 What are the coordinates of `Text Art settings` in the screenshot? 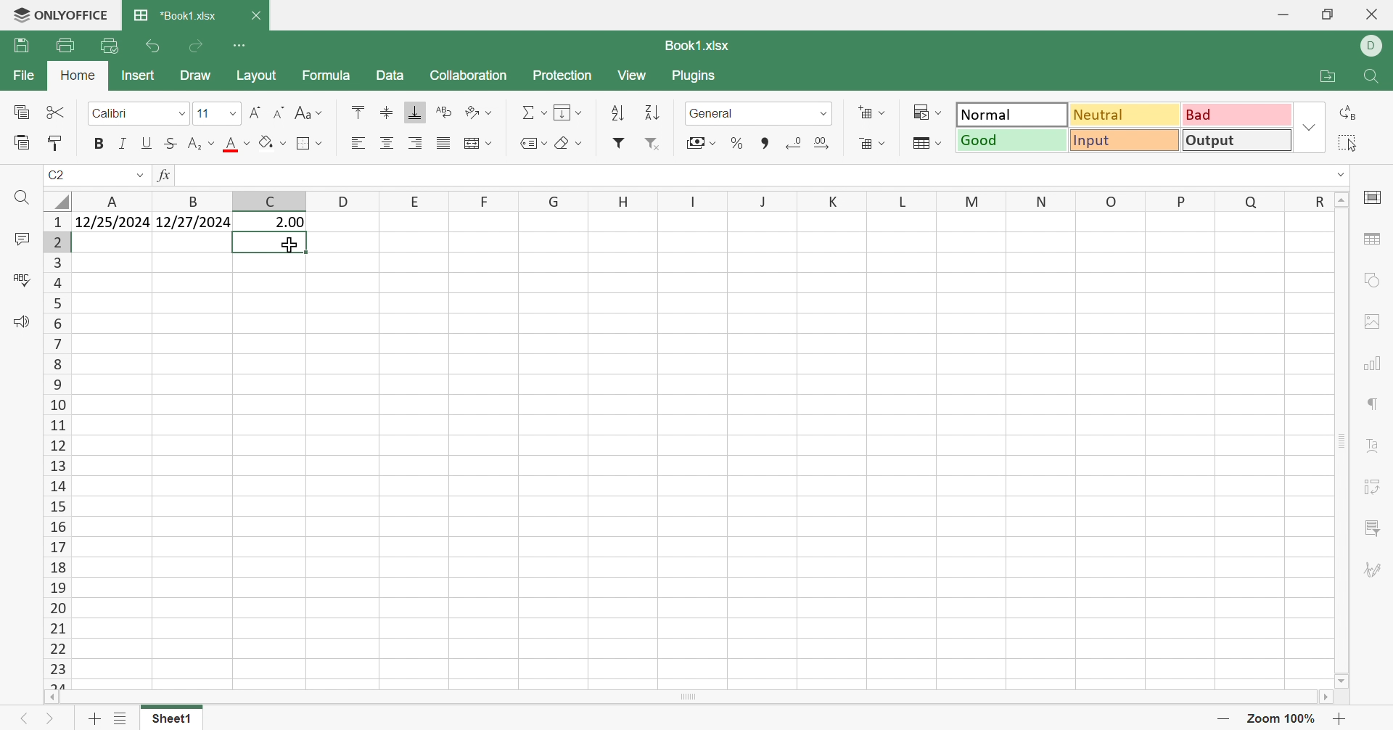 It's located at (1368, 447).